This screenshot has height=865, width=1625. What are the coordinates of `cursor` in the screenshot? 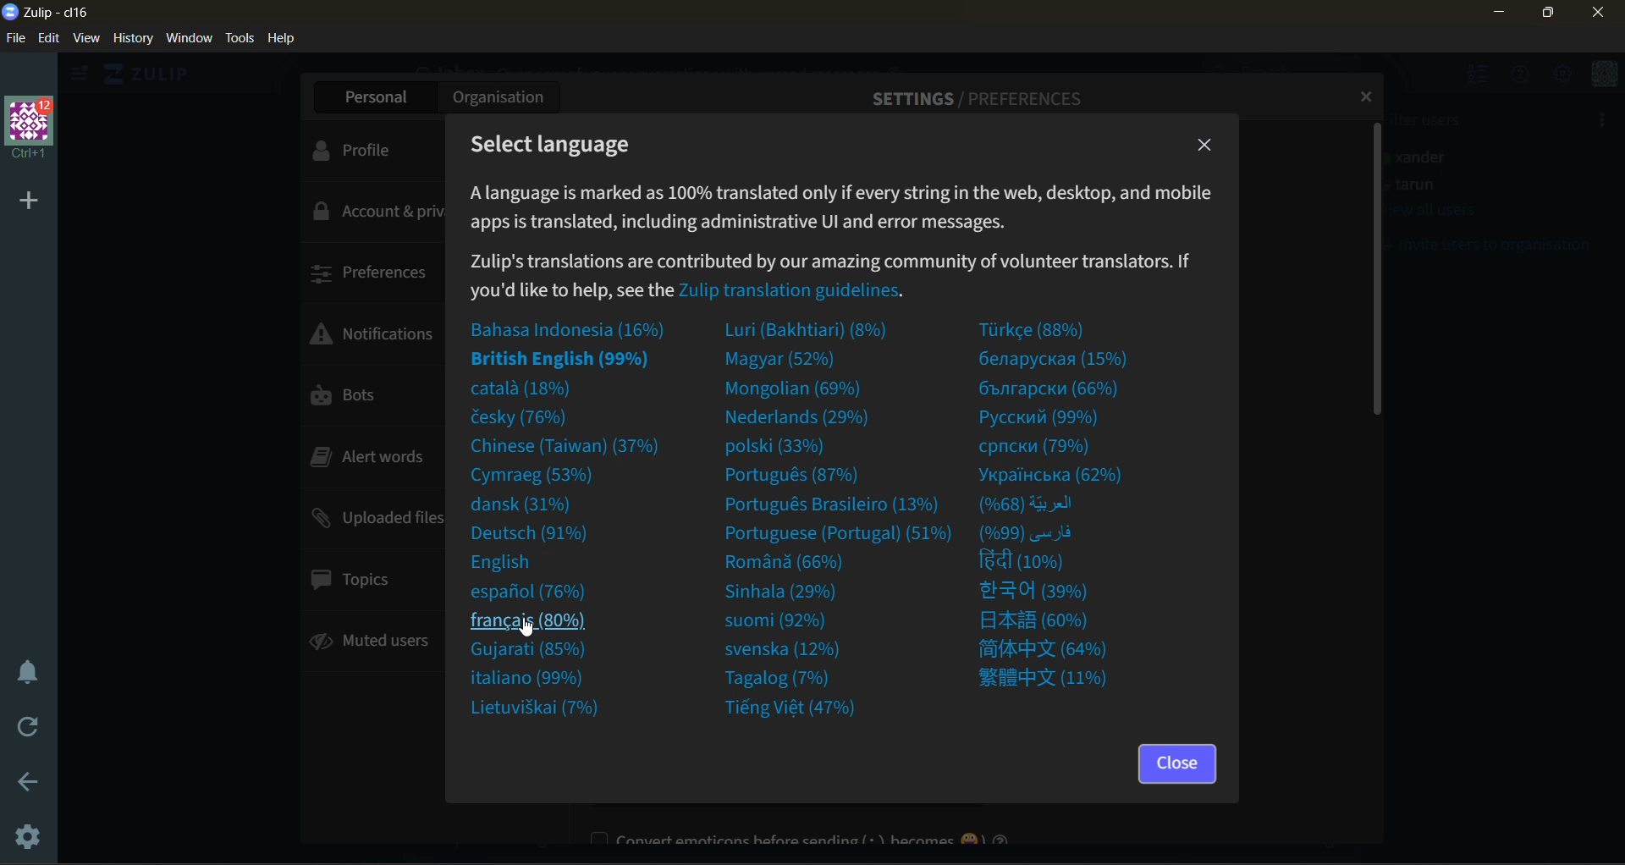 It's located at (533, 629).